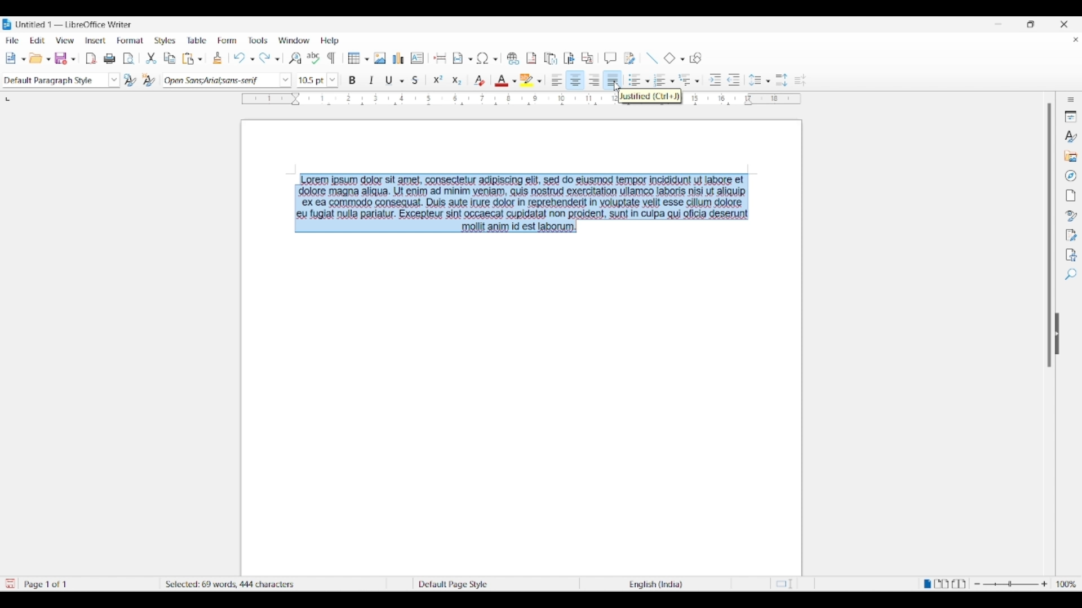 This screenshot has width=1082, height=608. I want to click on Manually change font, so click(219, 81).